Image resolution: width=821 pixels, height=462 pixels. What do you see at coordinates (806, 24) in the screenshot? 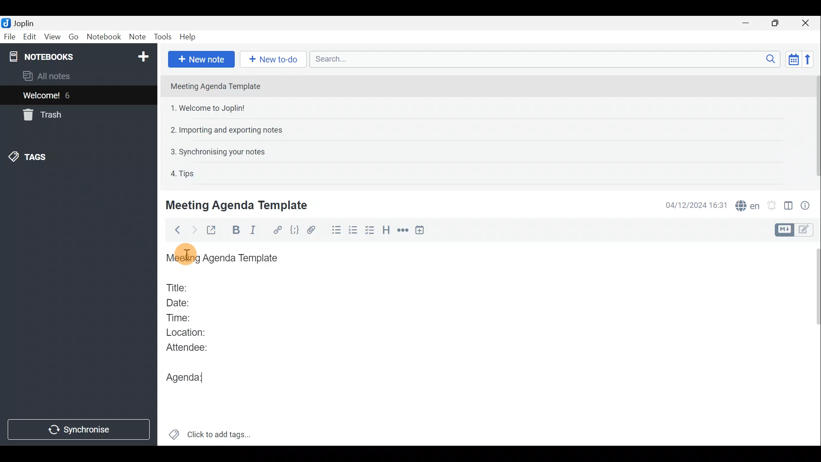
I see `Close` at bounding box center [806, 24].